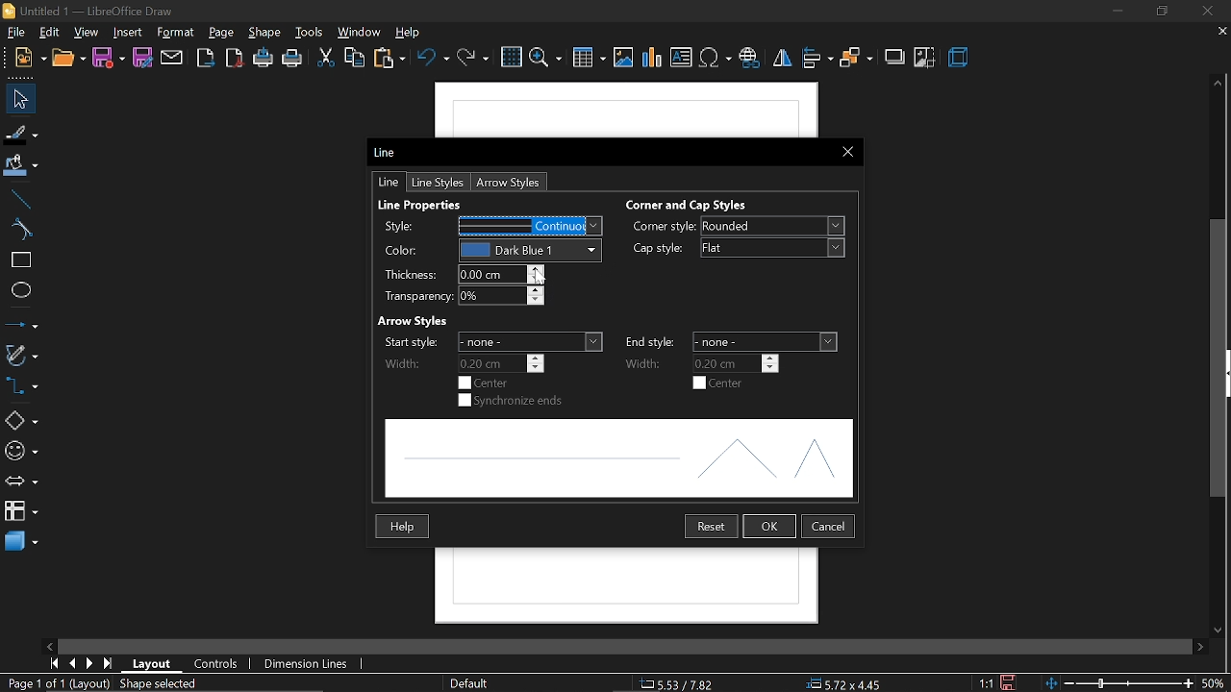 This screenshot has width=1231, height=692. Describe the element at coordinates (1221, 33) in the screenshot. I see `close tab` at that location.